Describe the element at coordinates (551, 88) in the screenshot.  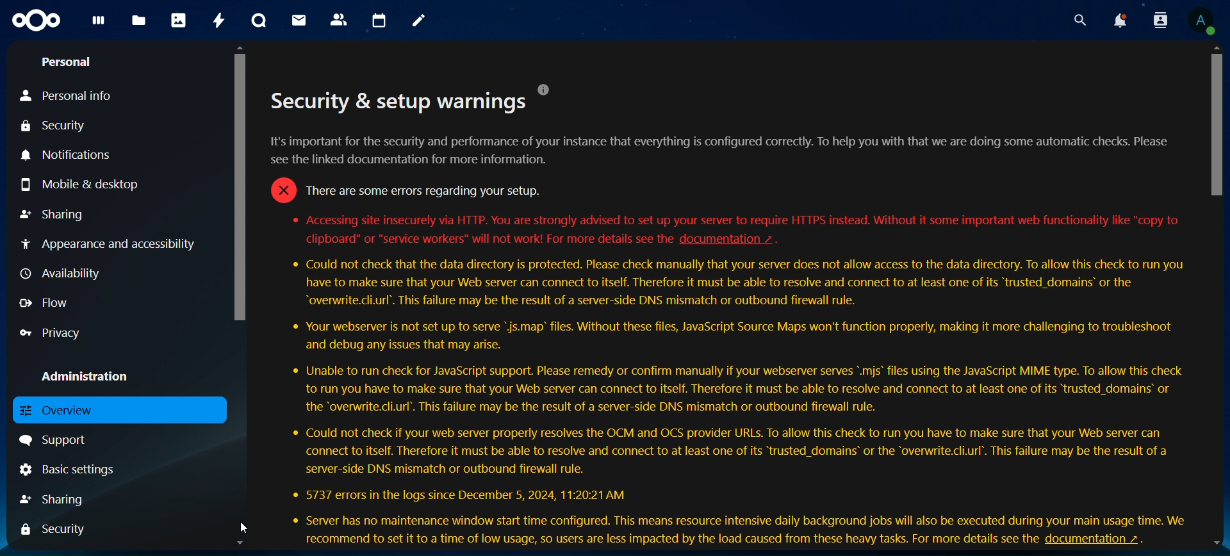
I see `help` at that location.